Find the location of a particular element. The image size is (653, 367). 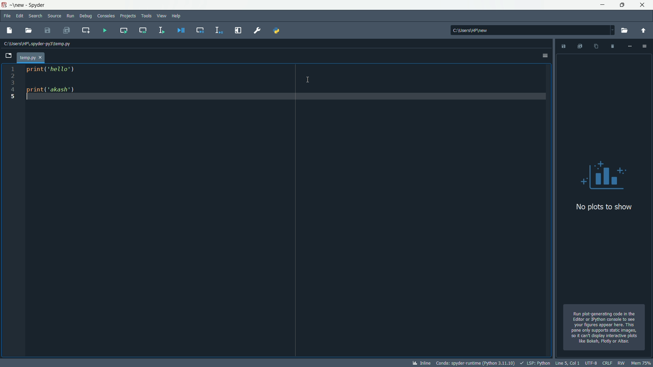

print('hello')  print('akash') is located at coordinates (286, 212).